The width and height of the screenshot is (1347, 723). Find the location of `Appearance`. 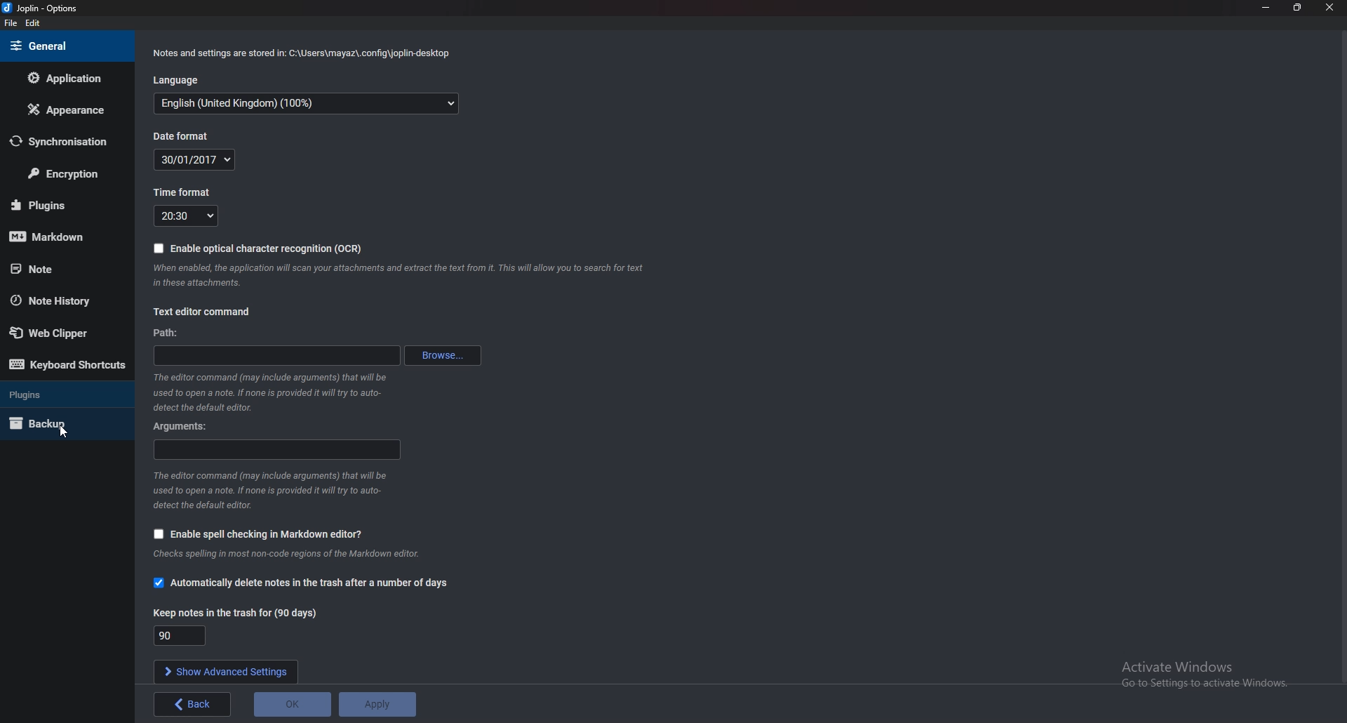

Appearance is located at coordinates (70, 108).